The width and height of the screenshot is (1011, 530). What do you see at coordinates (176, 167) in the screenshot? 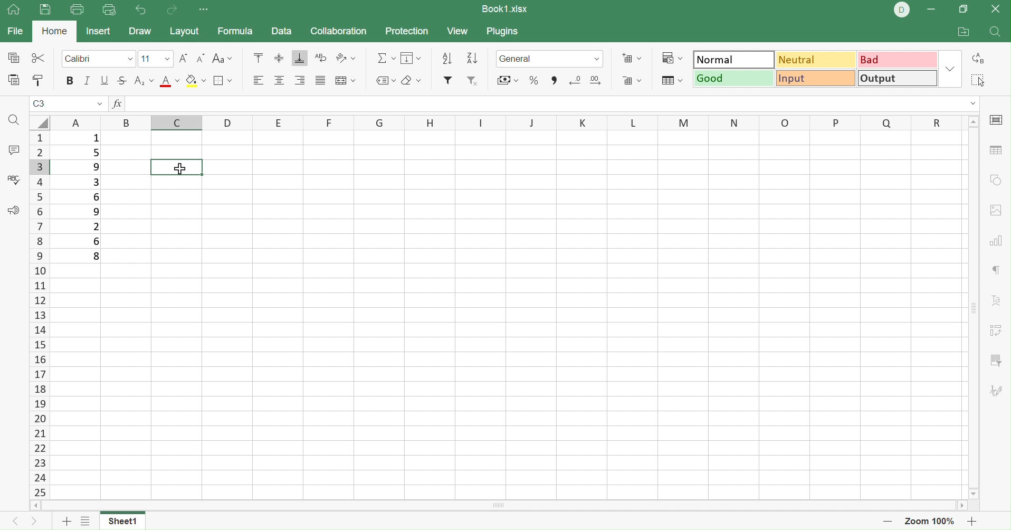
I see `box ` at bounding box center [176, 167].